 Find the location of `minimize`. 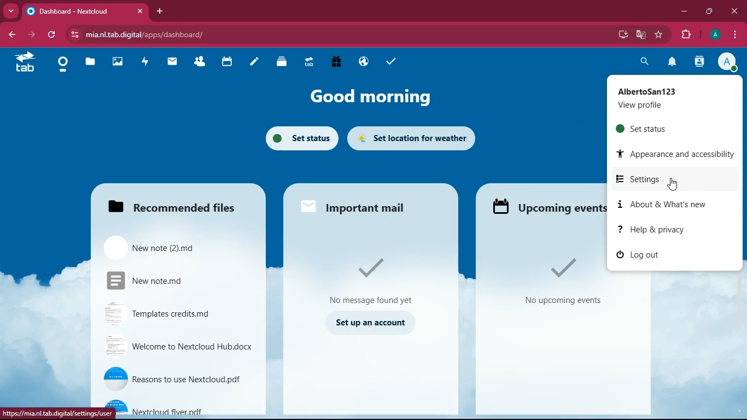

minimize is located at coordinates (684, 12).